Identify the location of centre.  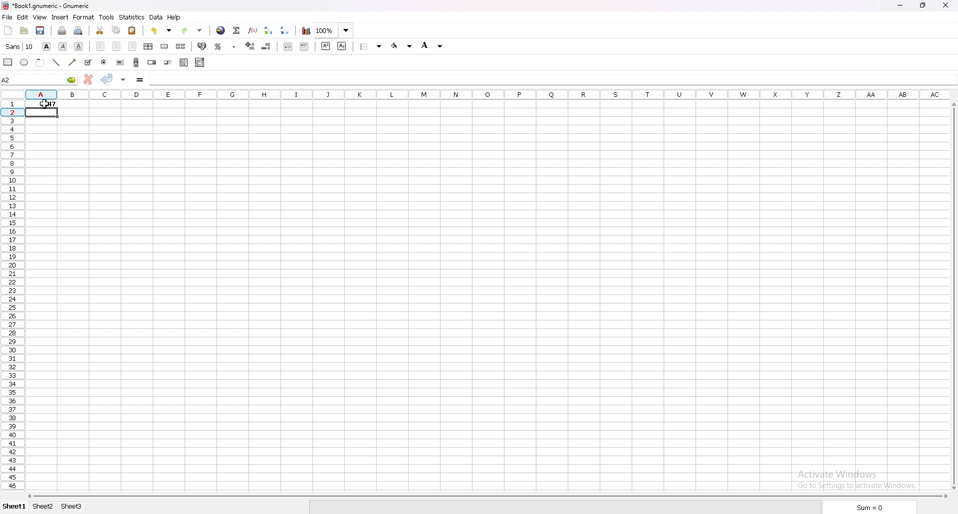
(117, 47).